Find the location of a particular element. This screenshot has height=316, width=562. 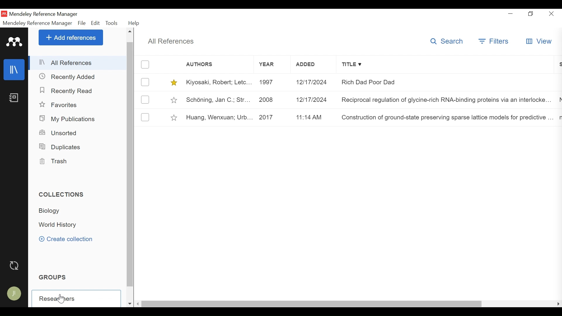

(un)select is located at coordinates (145, 117).